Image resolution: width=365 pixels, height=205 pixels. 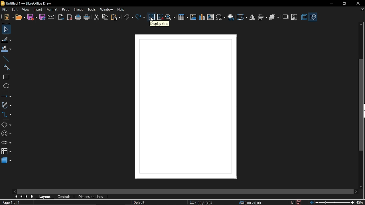 I want to click on snap to grid, so click(x=161, y=17).